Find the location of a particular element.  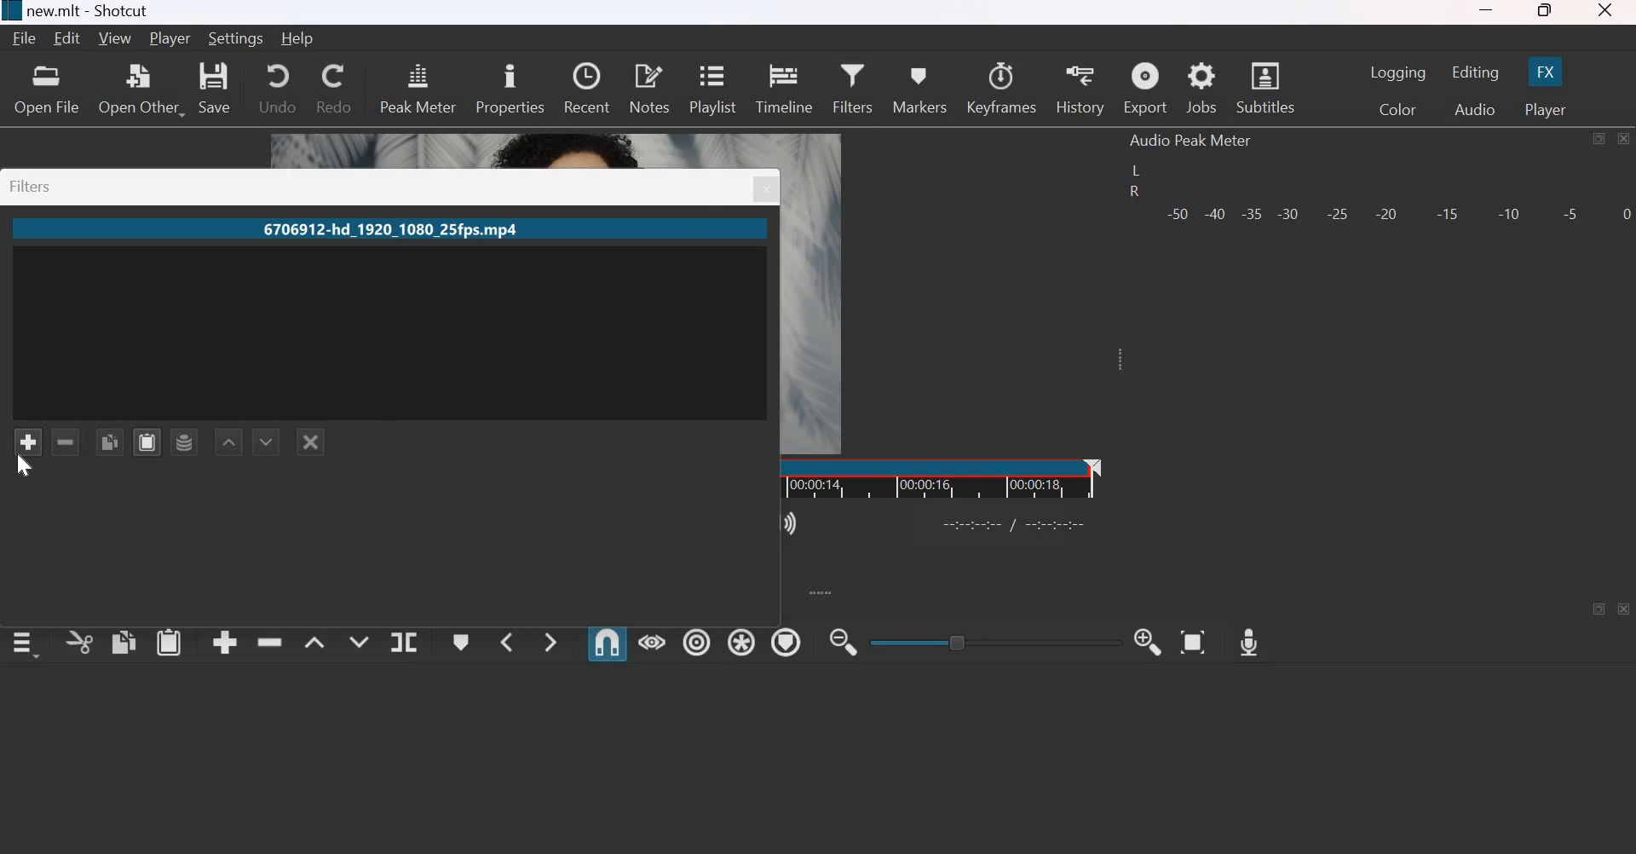

left is located at coordinates (1138, 170).